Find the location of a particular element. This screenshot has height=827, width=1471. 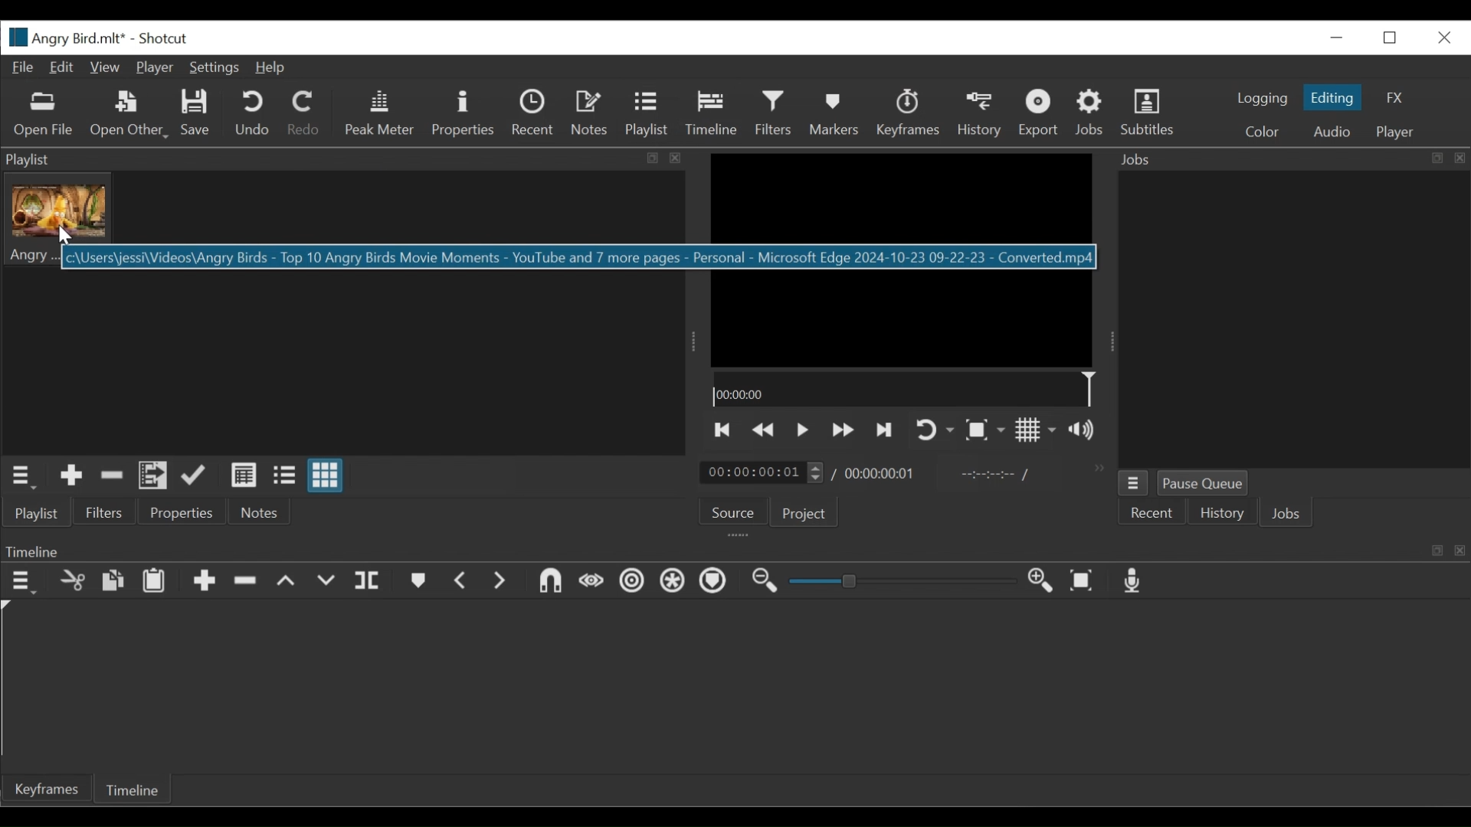

Cut is located at coordinates (72, 580).